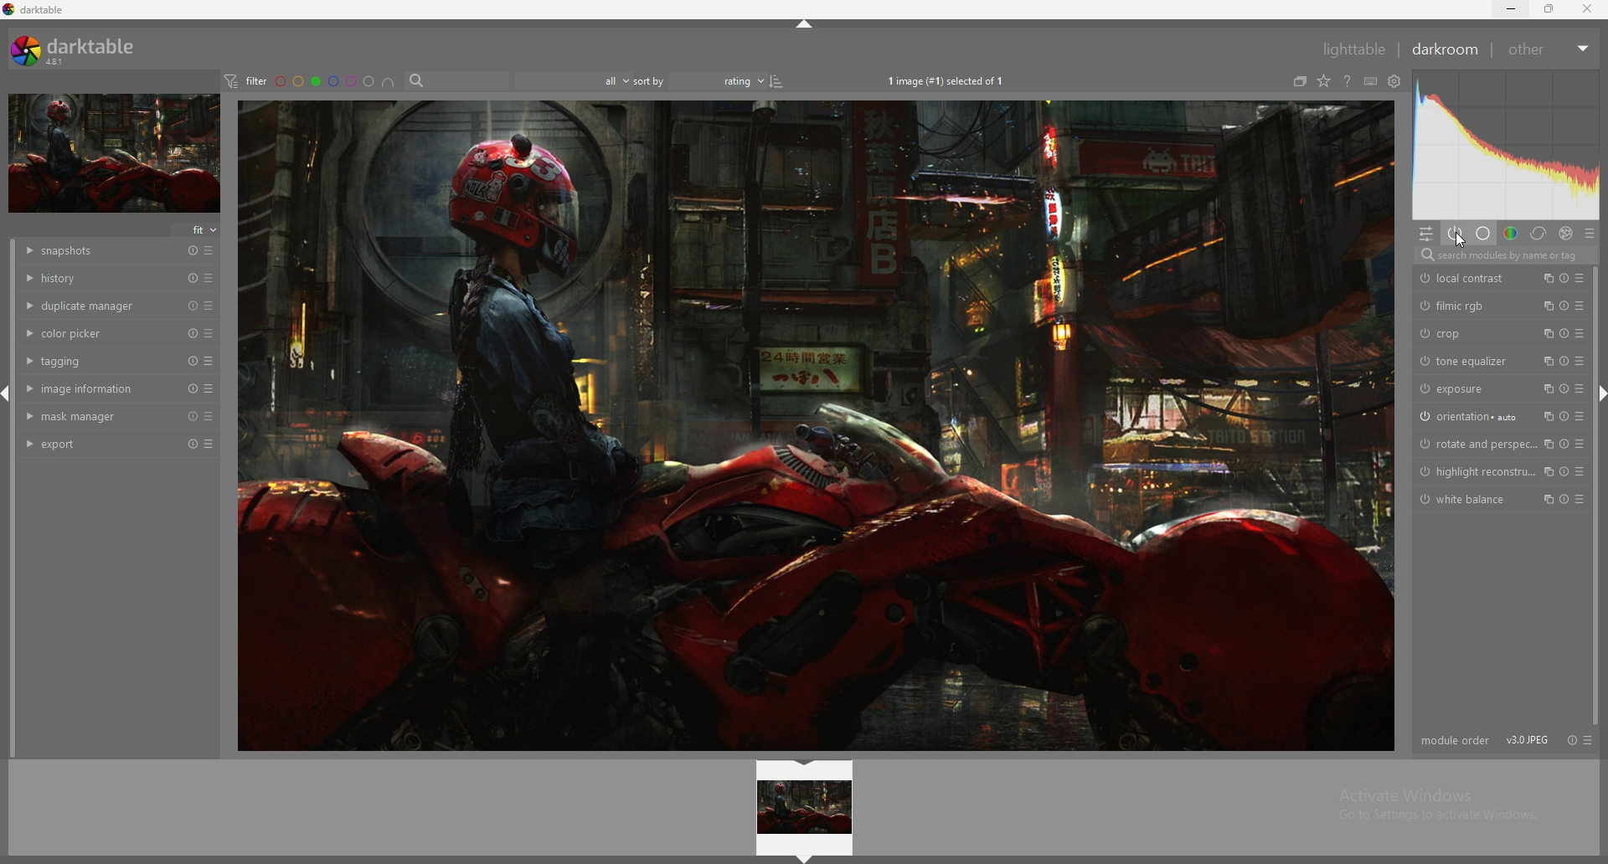 This screenshot has width=1608, height=864. I want to click on target image, so click(815, 425).